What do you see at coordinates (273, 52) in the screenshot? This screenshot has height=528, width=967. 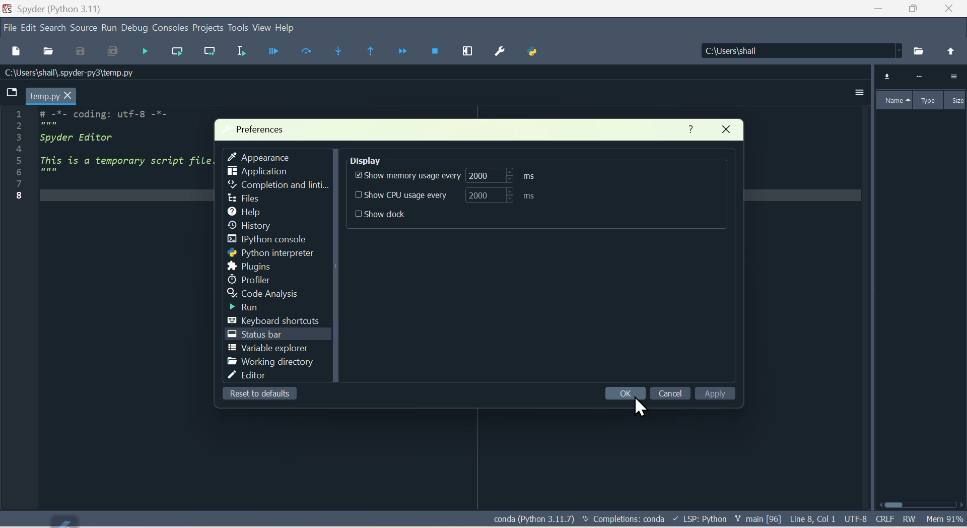 I see `` at bounding box center [273, 52].